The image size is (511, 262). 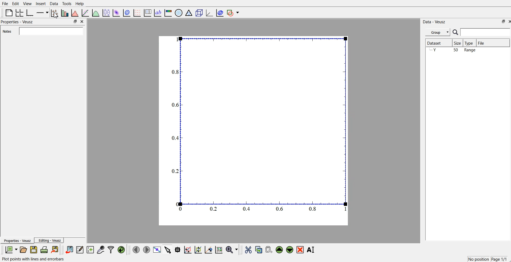 What do you see at coordinates (111, 250) in the screenshot?
I see `filter data` at bounding box center [111, 250].